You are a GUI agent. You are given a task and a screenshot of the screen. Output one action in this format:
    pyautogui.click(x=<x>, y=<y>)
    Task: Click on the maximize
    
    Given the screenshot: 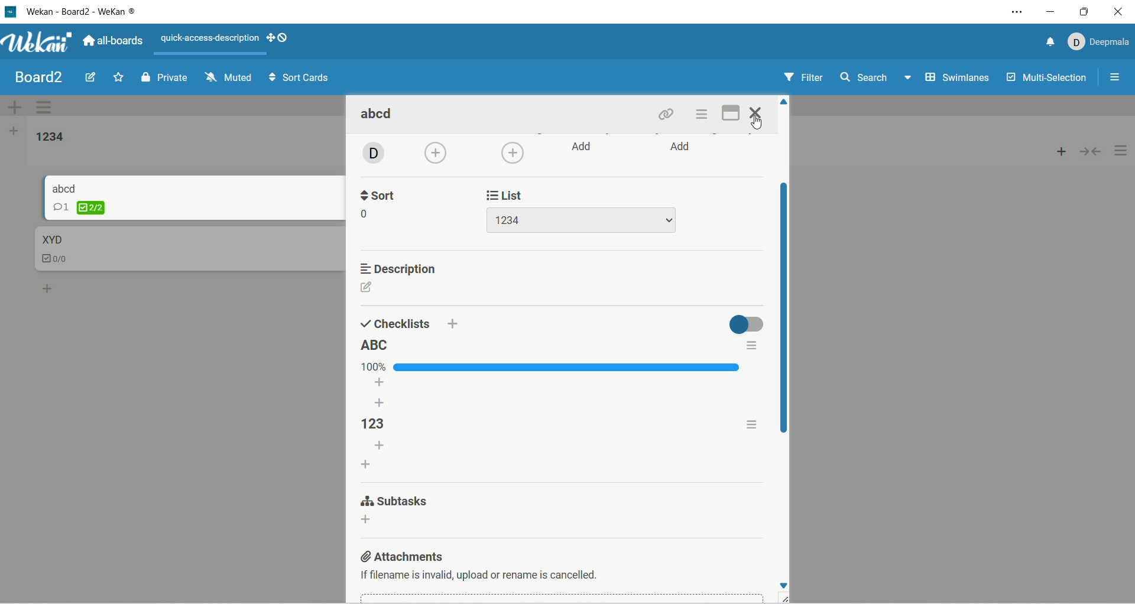 What is the action you would take?
    pyautogui.click(x=1082, y=12)
    